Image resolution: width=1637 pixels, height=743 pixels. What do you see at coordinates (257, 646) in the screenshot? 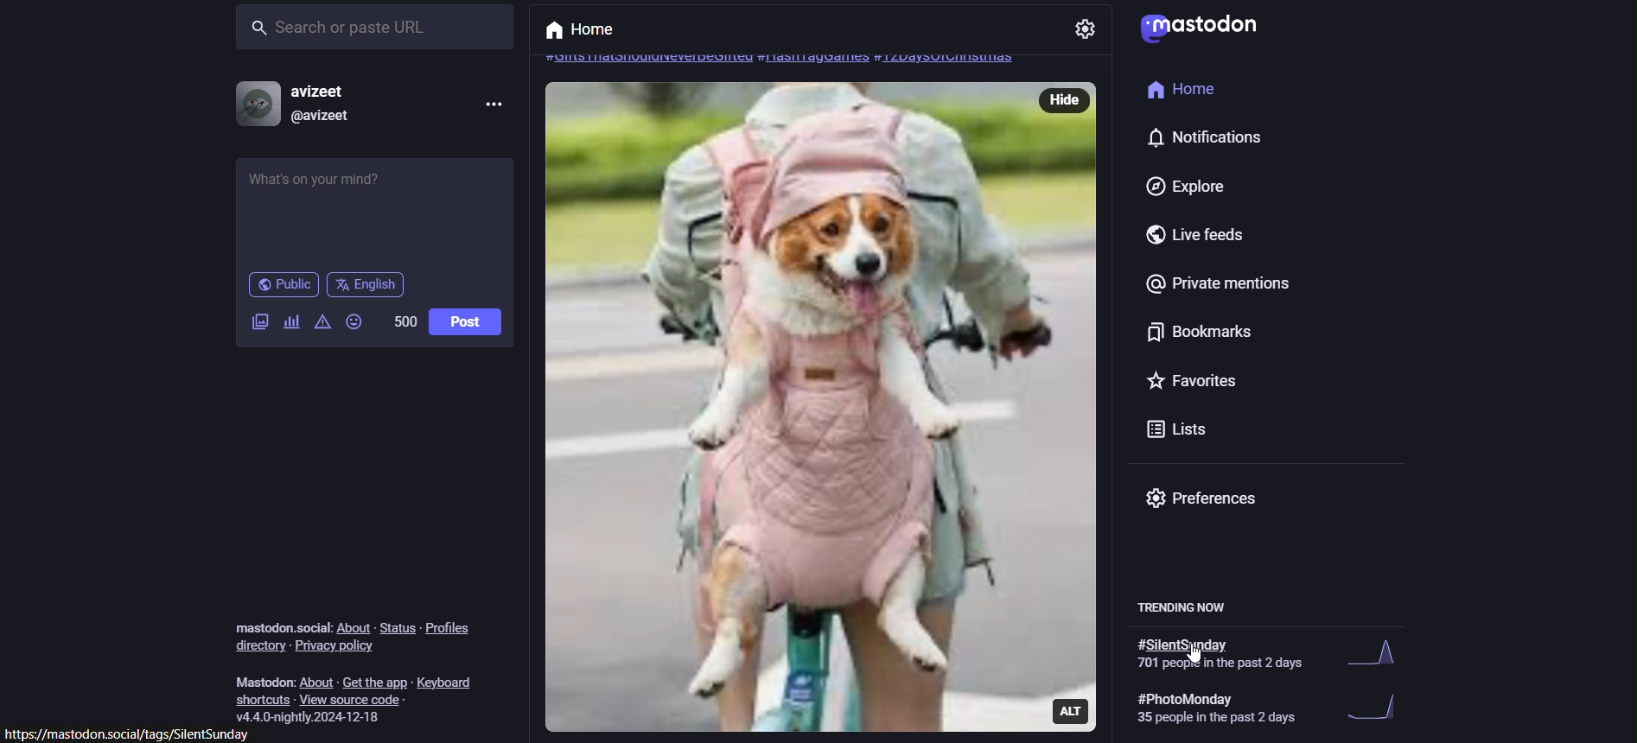
I see `directory` at bounding box center [257, 646].